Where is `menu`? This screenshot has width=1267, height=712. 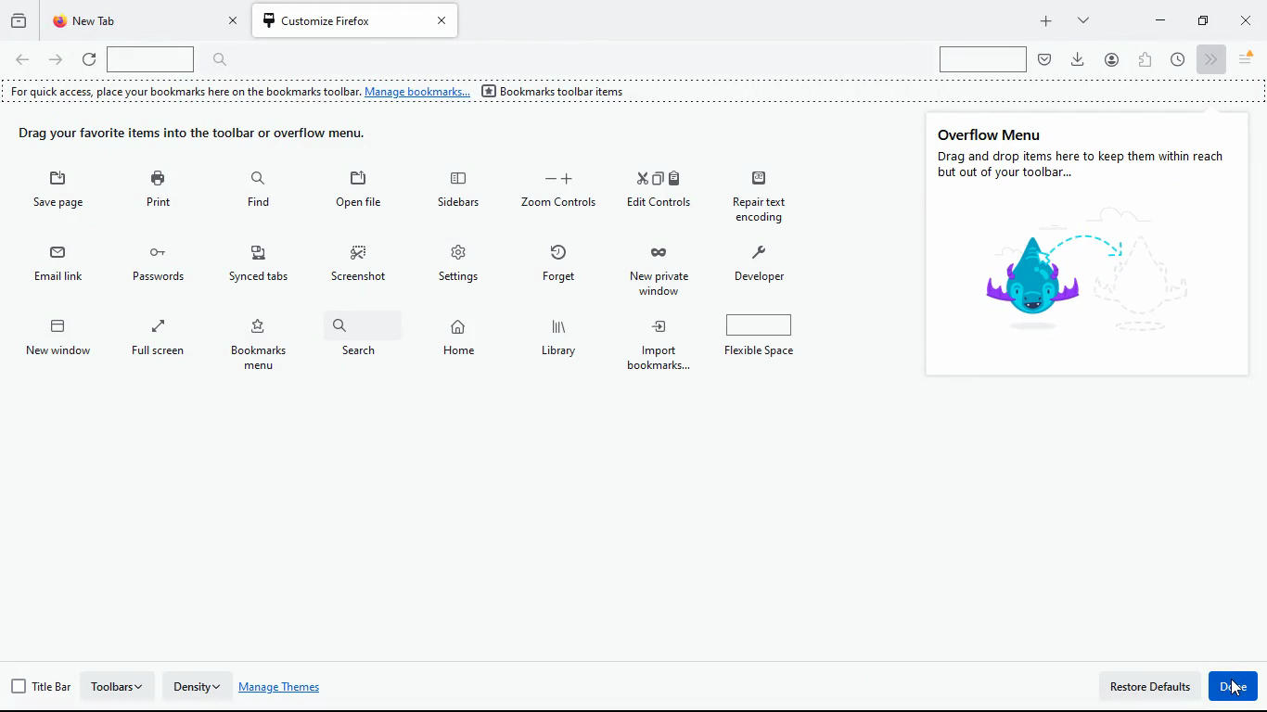 menu is located at coordinates (1247, 59).